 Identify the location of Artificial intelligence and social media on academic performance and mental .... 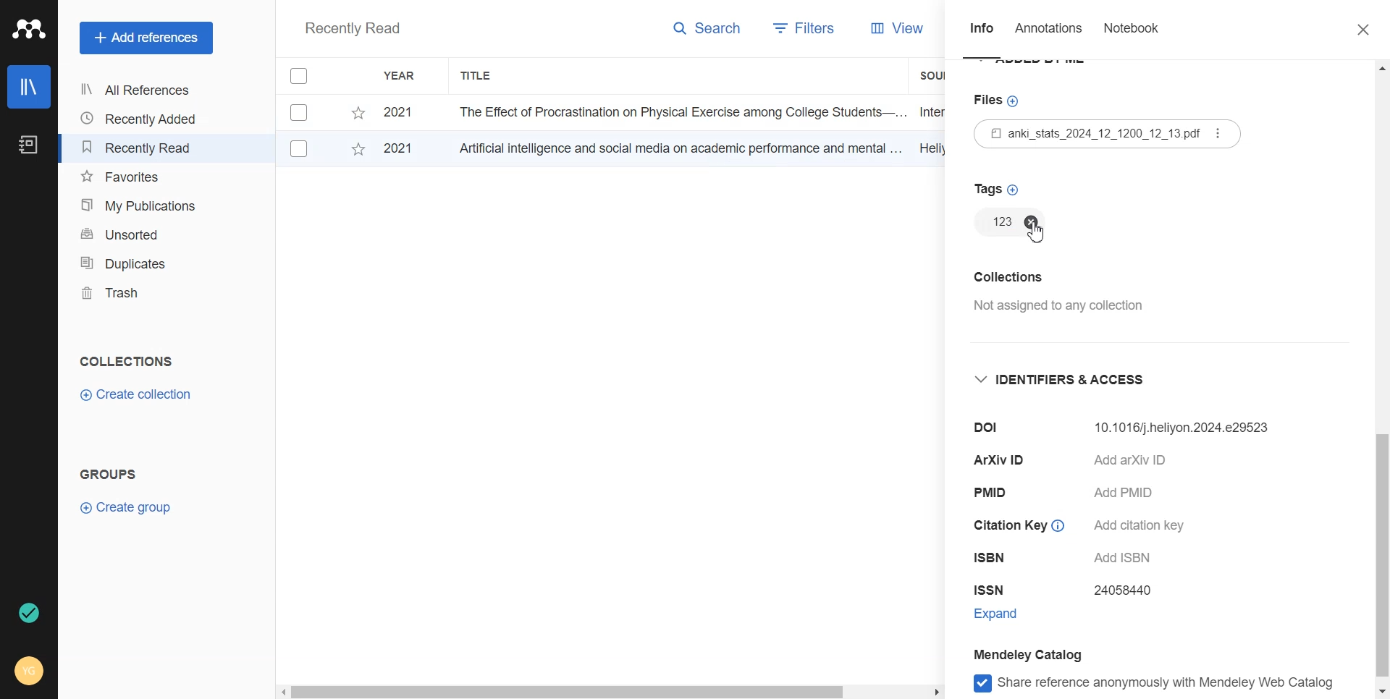
(678, 148).